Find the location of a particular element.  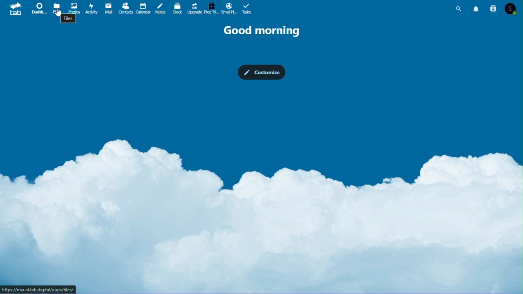

upgrade is located at coordinates (194, 8).